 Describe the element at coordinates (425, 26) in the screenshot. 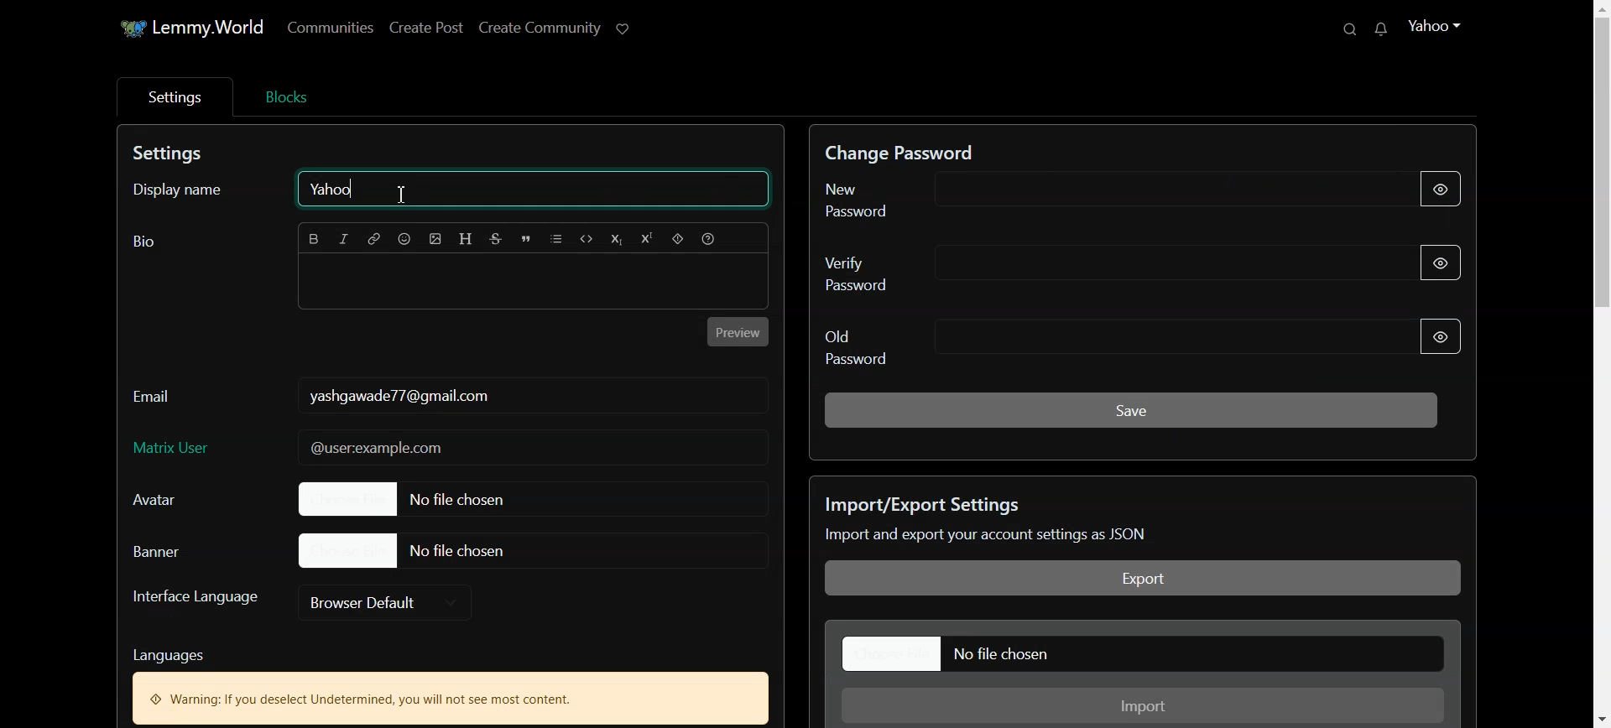

I see `create Post` at that location.